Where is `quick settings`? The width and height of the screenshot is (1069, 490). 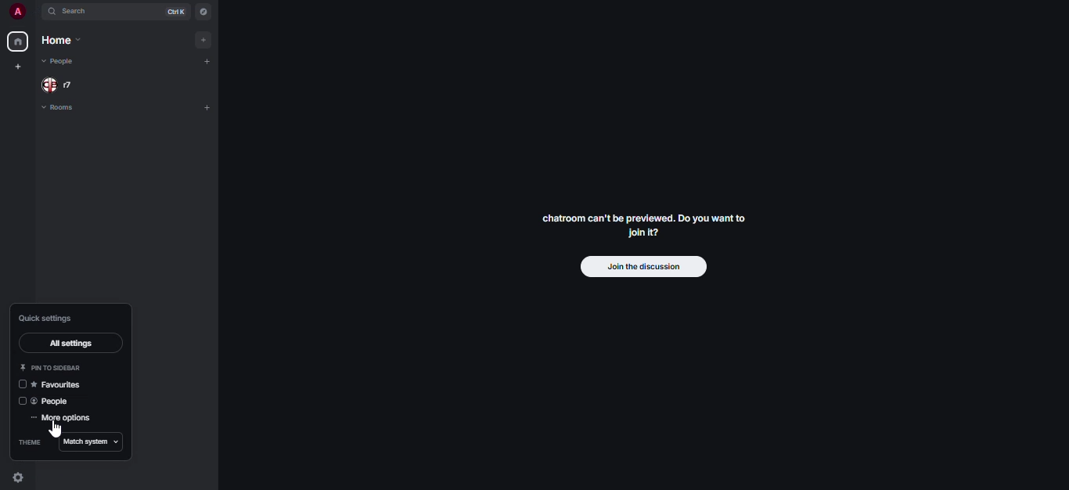 quick settings is located at coordinates (20, 477).